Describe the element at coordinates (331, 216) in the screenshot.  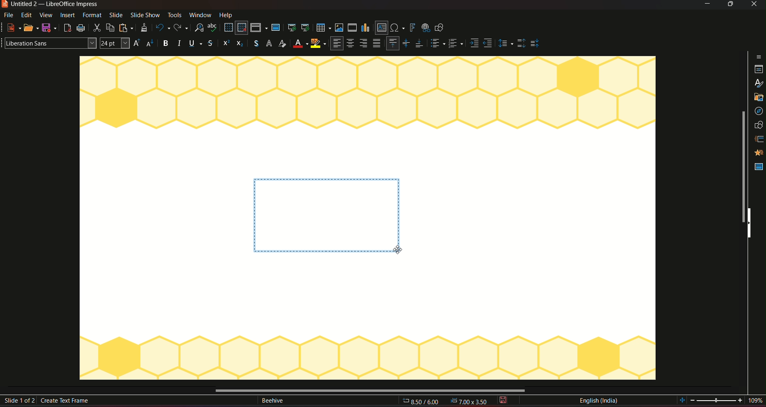
I see `text place holder` at that location.